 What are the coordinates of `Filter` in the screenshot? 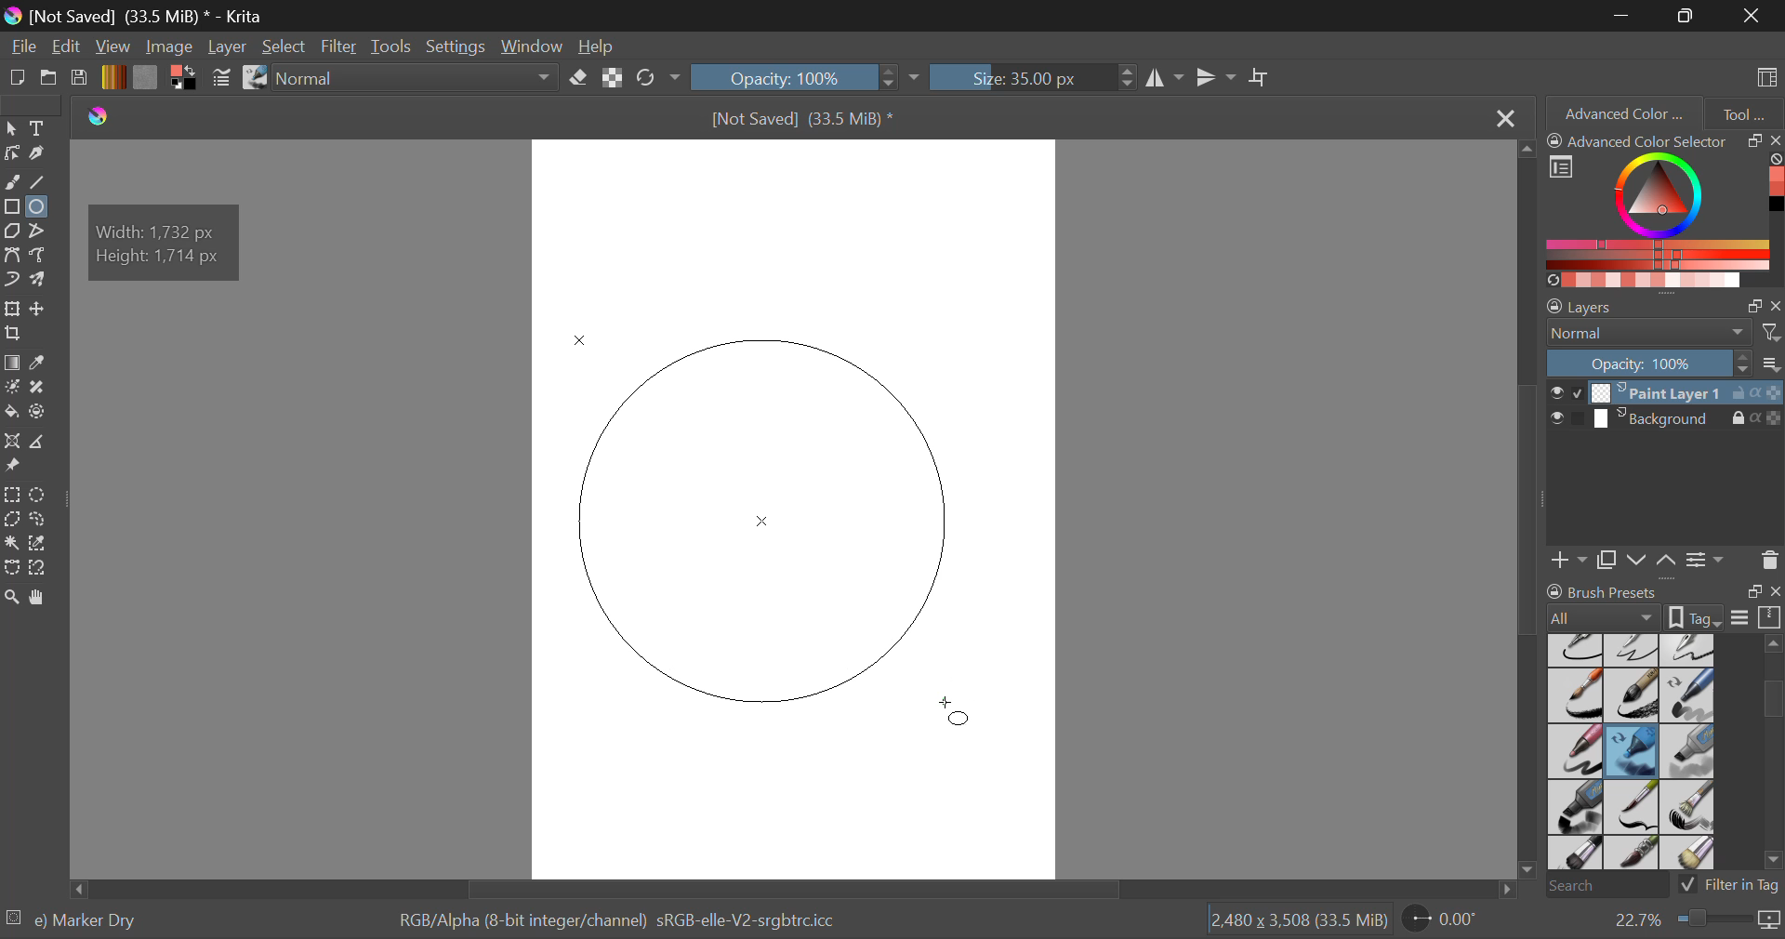 It's located at (341, 47).